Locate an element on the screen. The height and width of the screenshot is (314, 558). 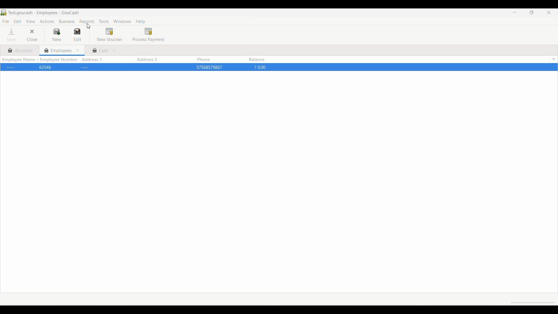
View is located at coordinates (30, 21).